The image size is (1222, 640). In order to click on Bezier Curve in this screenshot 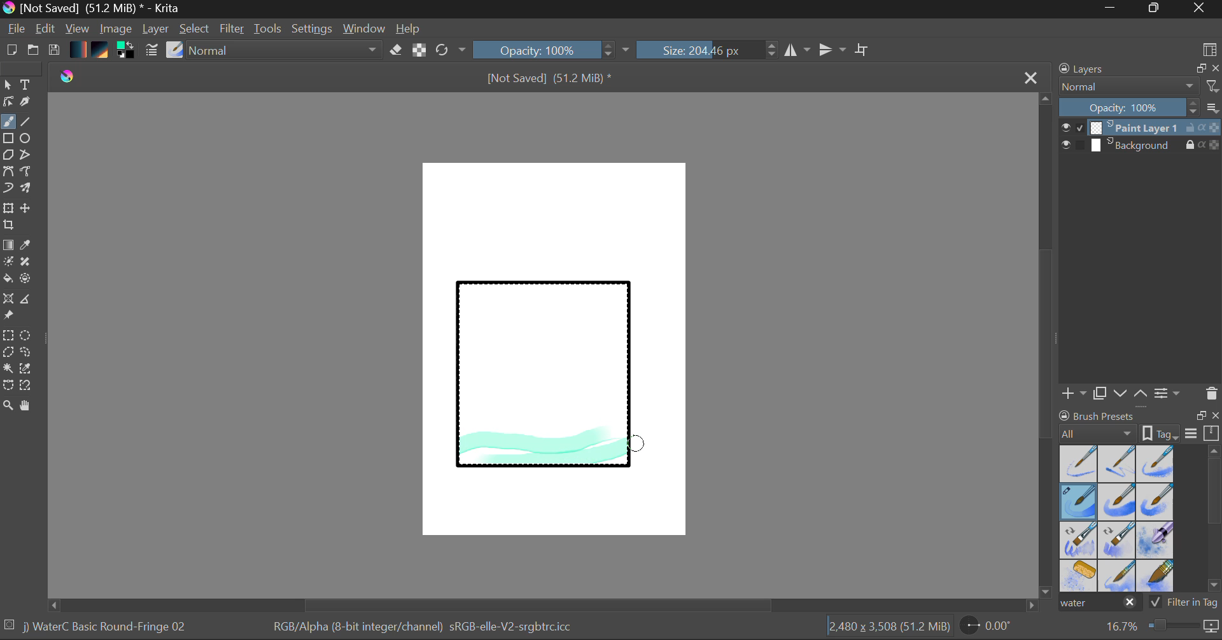, I will do `click(8, 172)`.